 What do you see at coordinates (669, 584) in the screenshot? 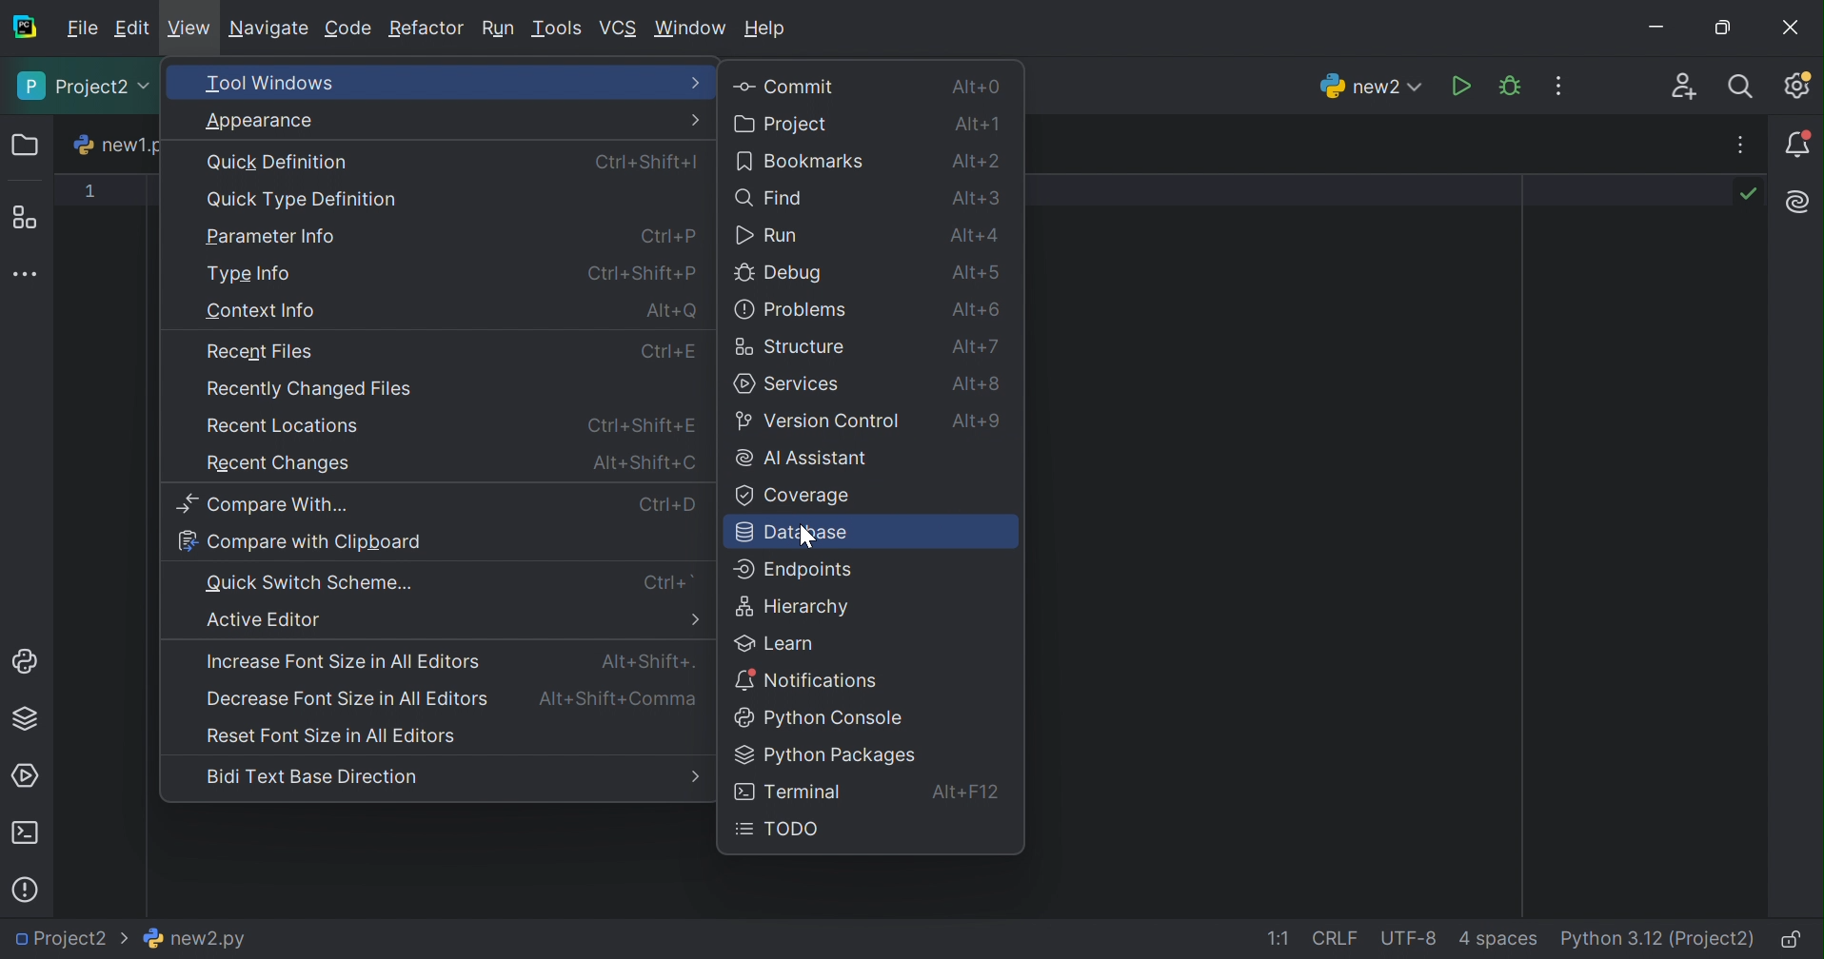
I see `Ctrl+`` at bounding box center [669, 584].